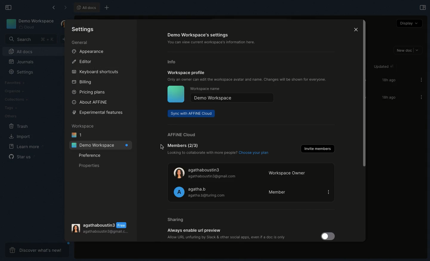  What do you see at coordinates (419, 80) in the screenshot?
I see `Options` at bounding box center [419, 80].